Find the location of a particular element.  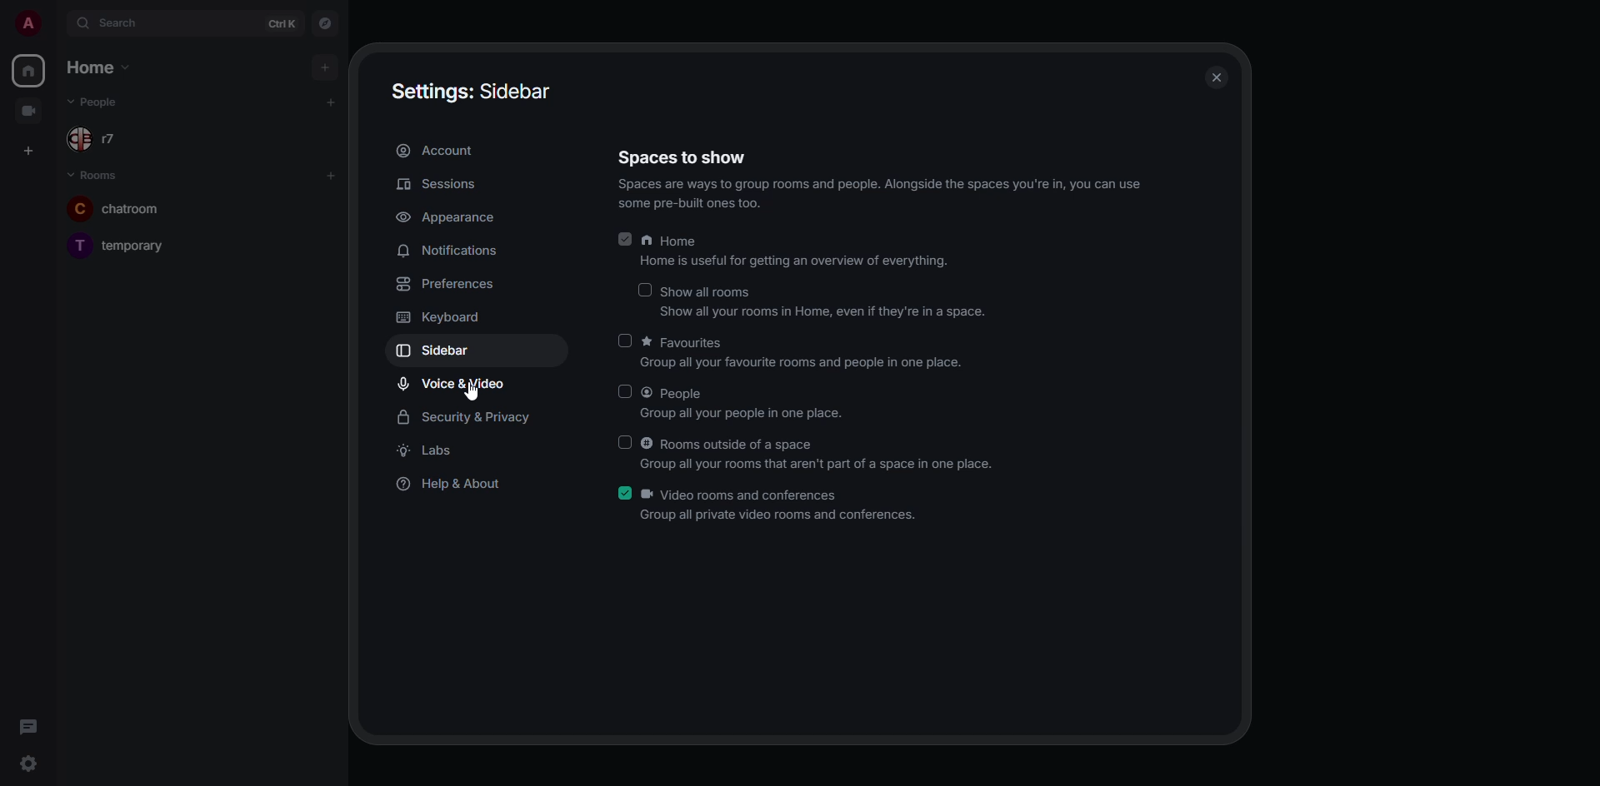

r7 is located at coordinates (95, 139).